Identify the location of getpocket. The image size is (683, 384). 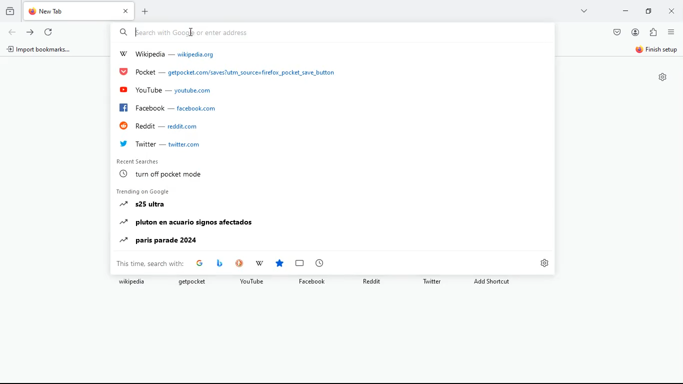
(191, 281).